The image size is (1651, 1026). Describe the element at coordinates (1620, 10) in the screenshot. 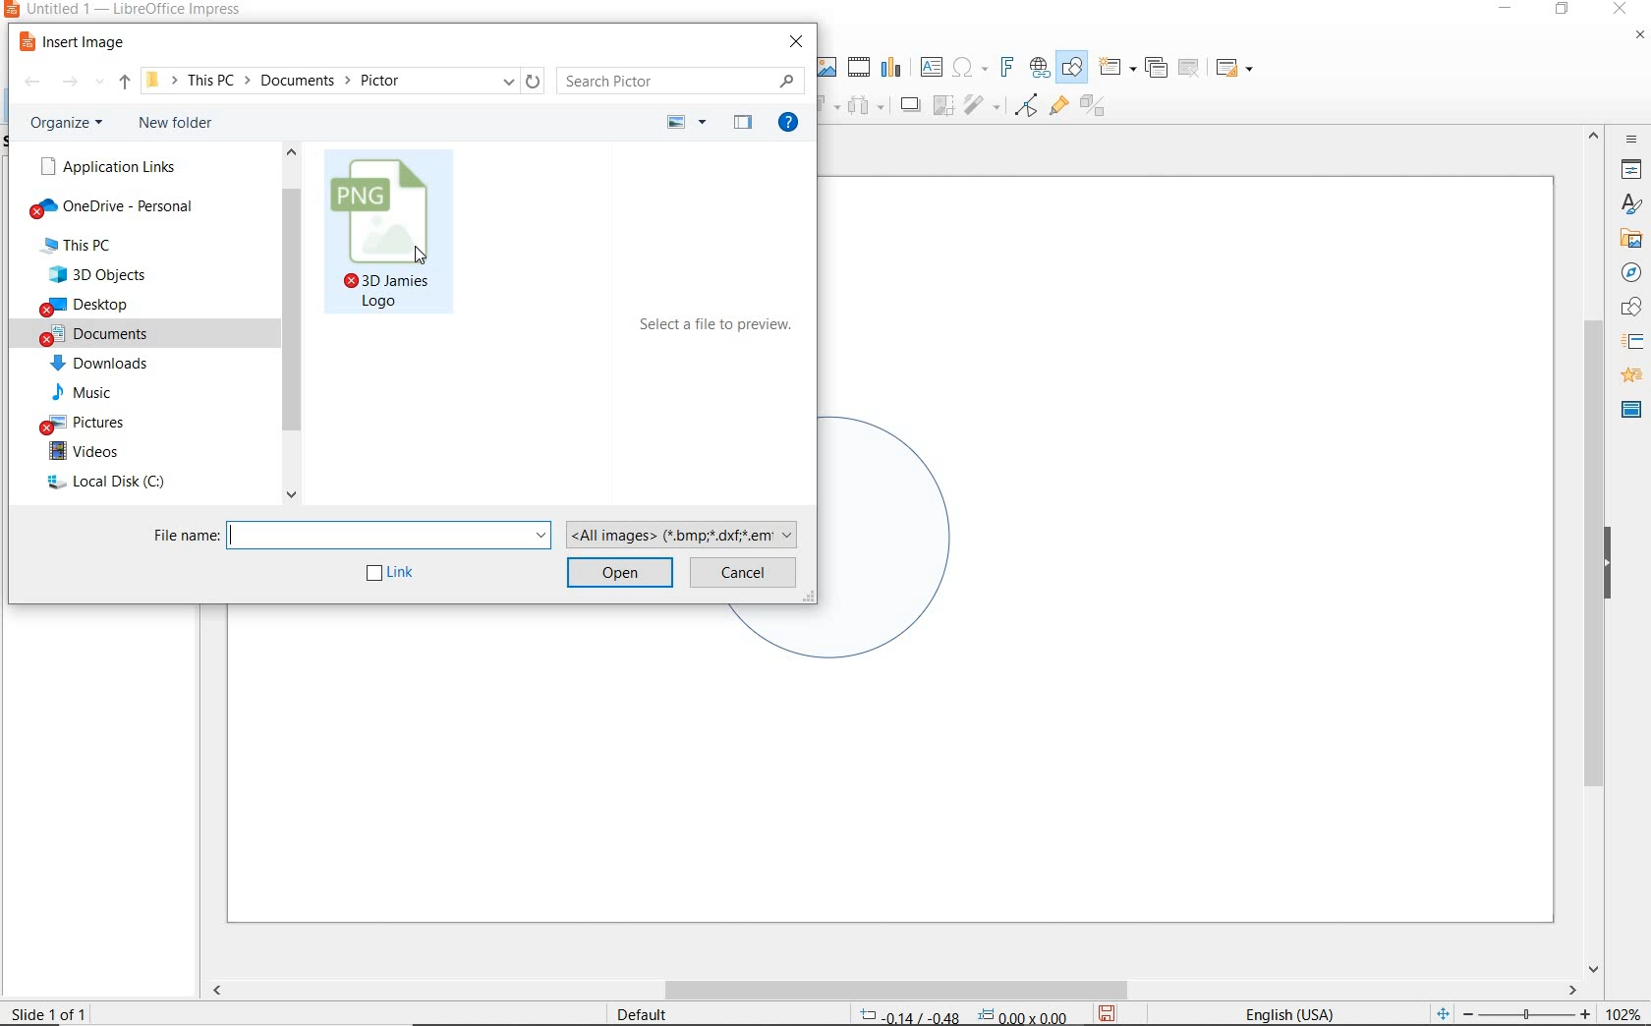

I see `close` at that location.